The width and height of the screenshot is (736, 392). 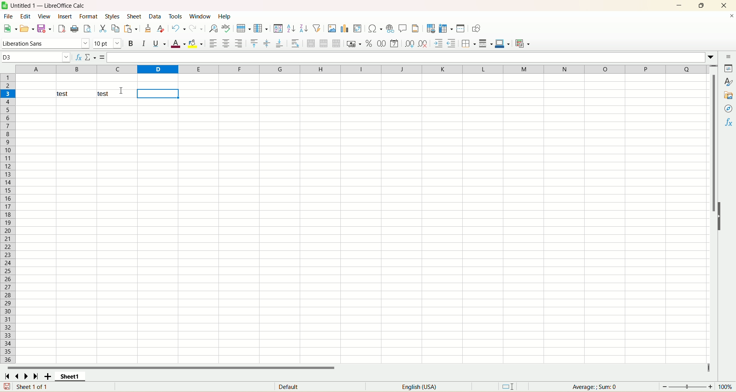 What do you see at coordinates (415, 28) in the screenshot?
I see `Header and footer` at bounding box center [415, 28].